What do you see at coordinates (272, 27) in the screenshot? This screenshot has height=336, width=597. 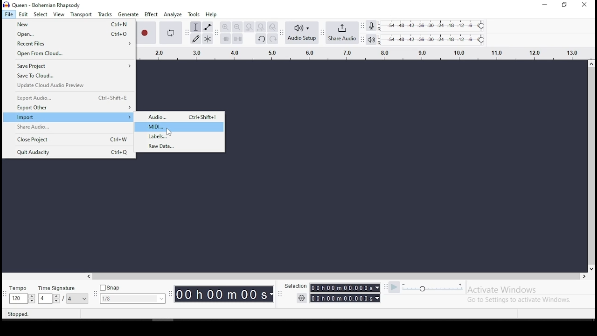 I see `zoom toggle` at bounding box center [272, 27].